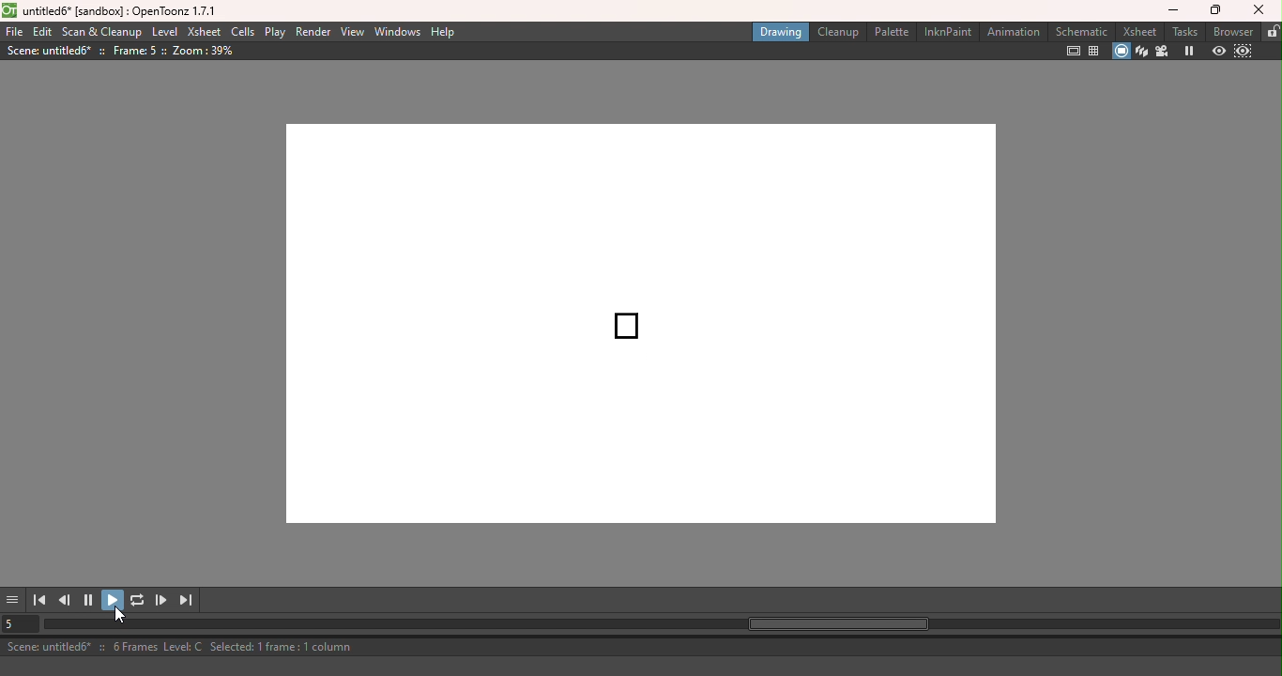  Describe the element at coordinates (20, 624) in the screenshot. I see `Set the current frame` at that location.